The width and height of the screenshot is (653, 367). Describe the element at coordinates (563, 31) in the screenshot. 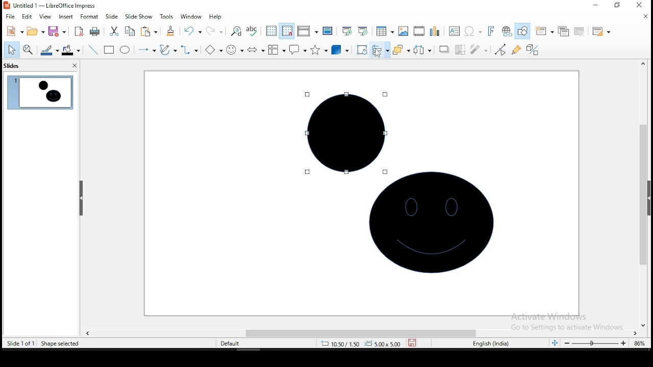

I see `duplicate slide` at that location.